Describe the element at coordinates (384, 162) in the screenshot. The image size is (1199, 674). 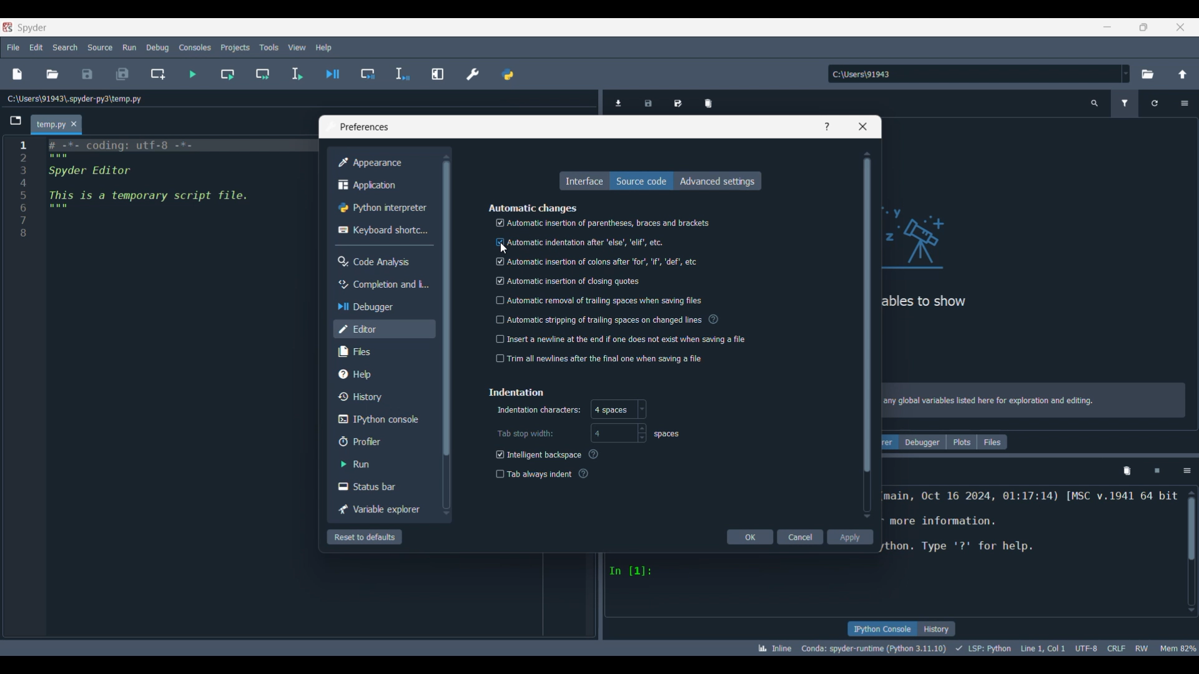
I see `Appearance` at that location.